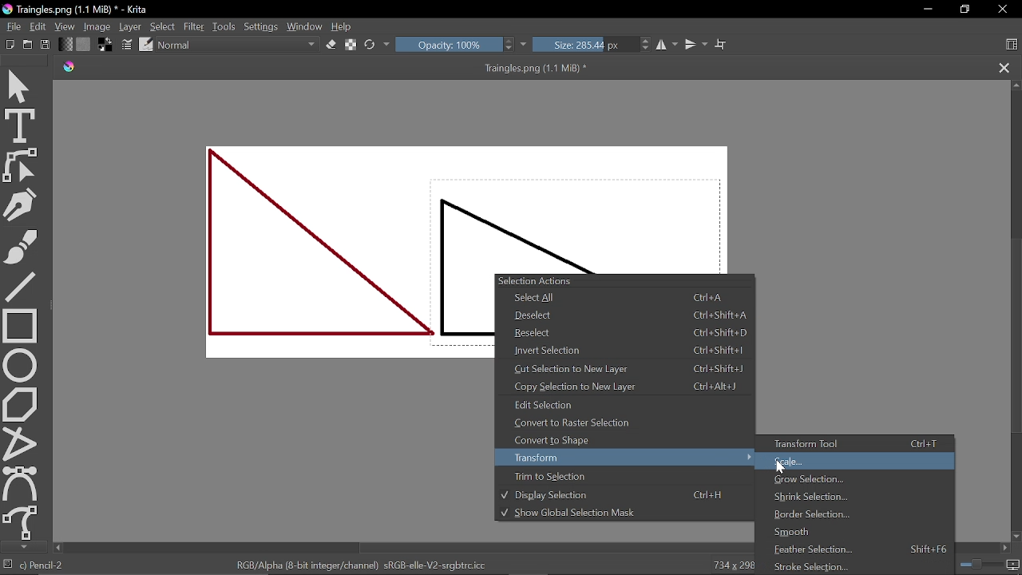 The width and height of the screenshot is (1022, 575). Describe the element at coordinates (853, 463) in the screenshot. I see `Scale` at that location.